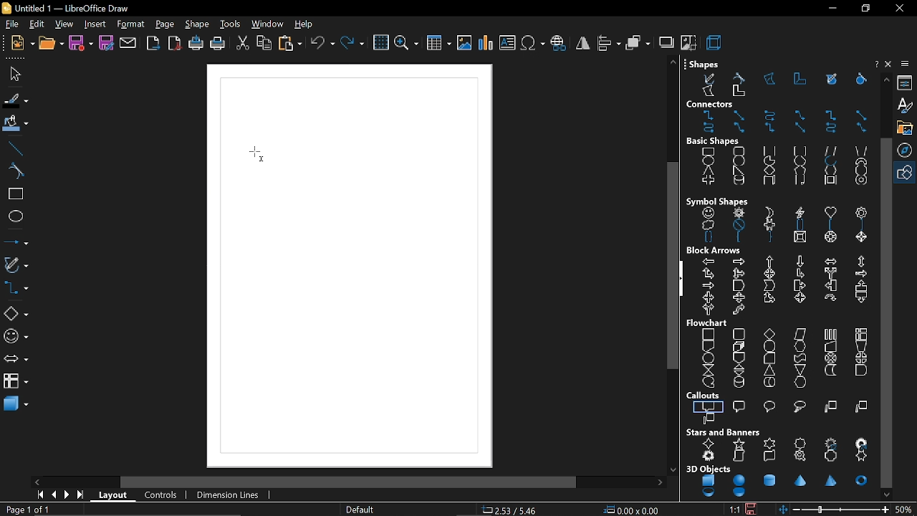 This screenshot has height=516, width=917. What do you see at coordinates (737, 333) in the screenshot?
I see `alternate process` at bounding box center [737, 333].